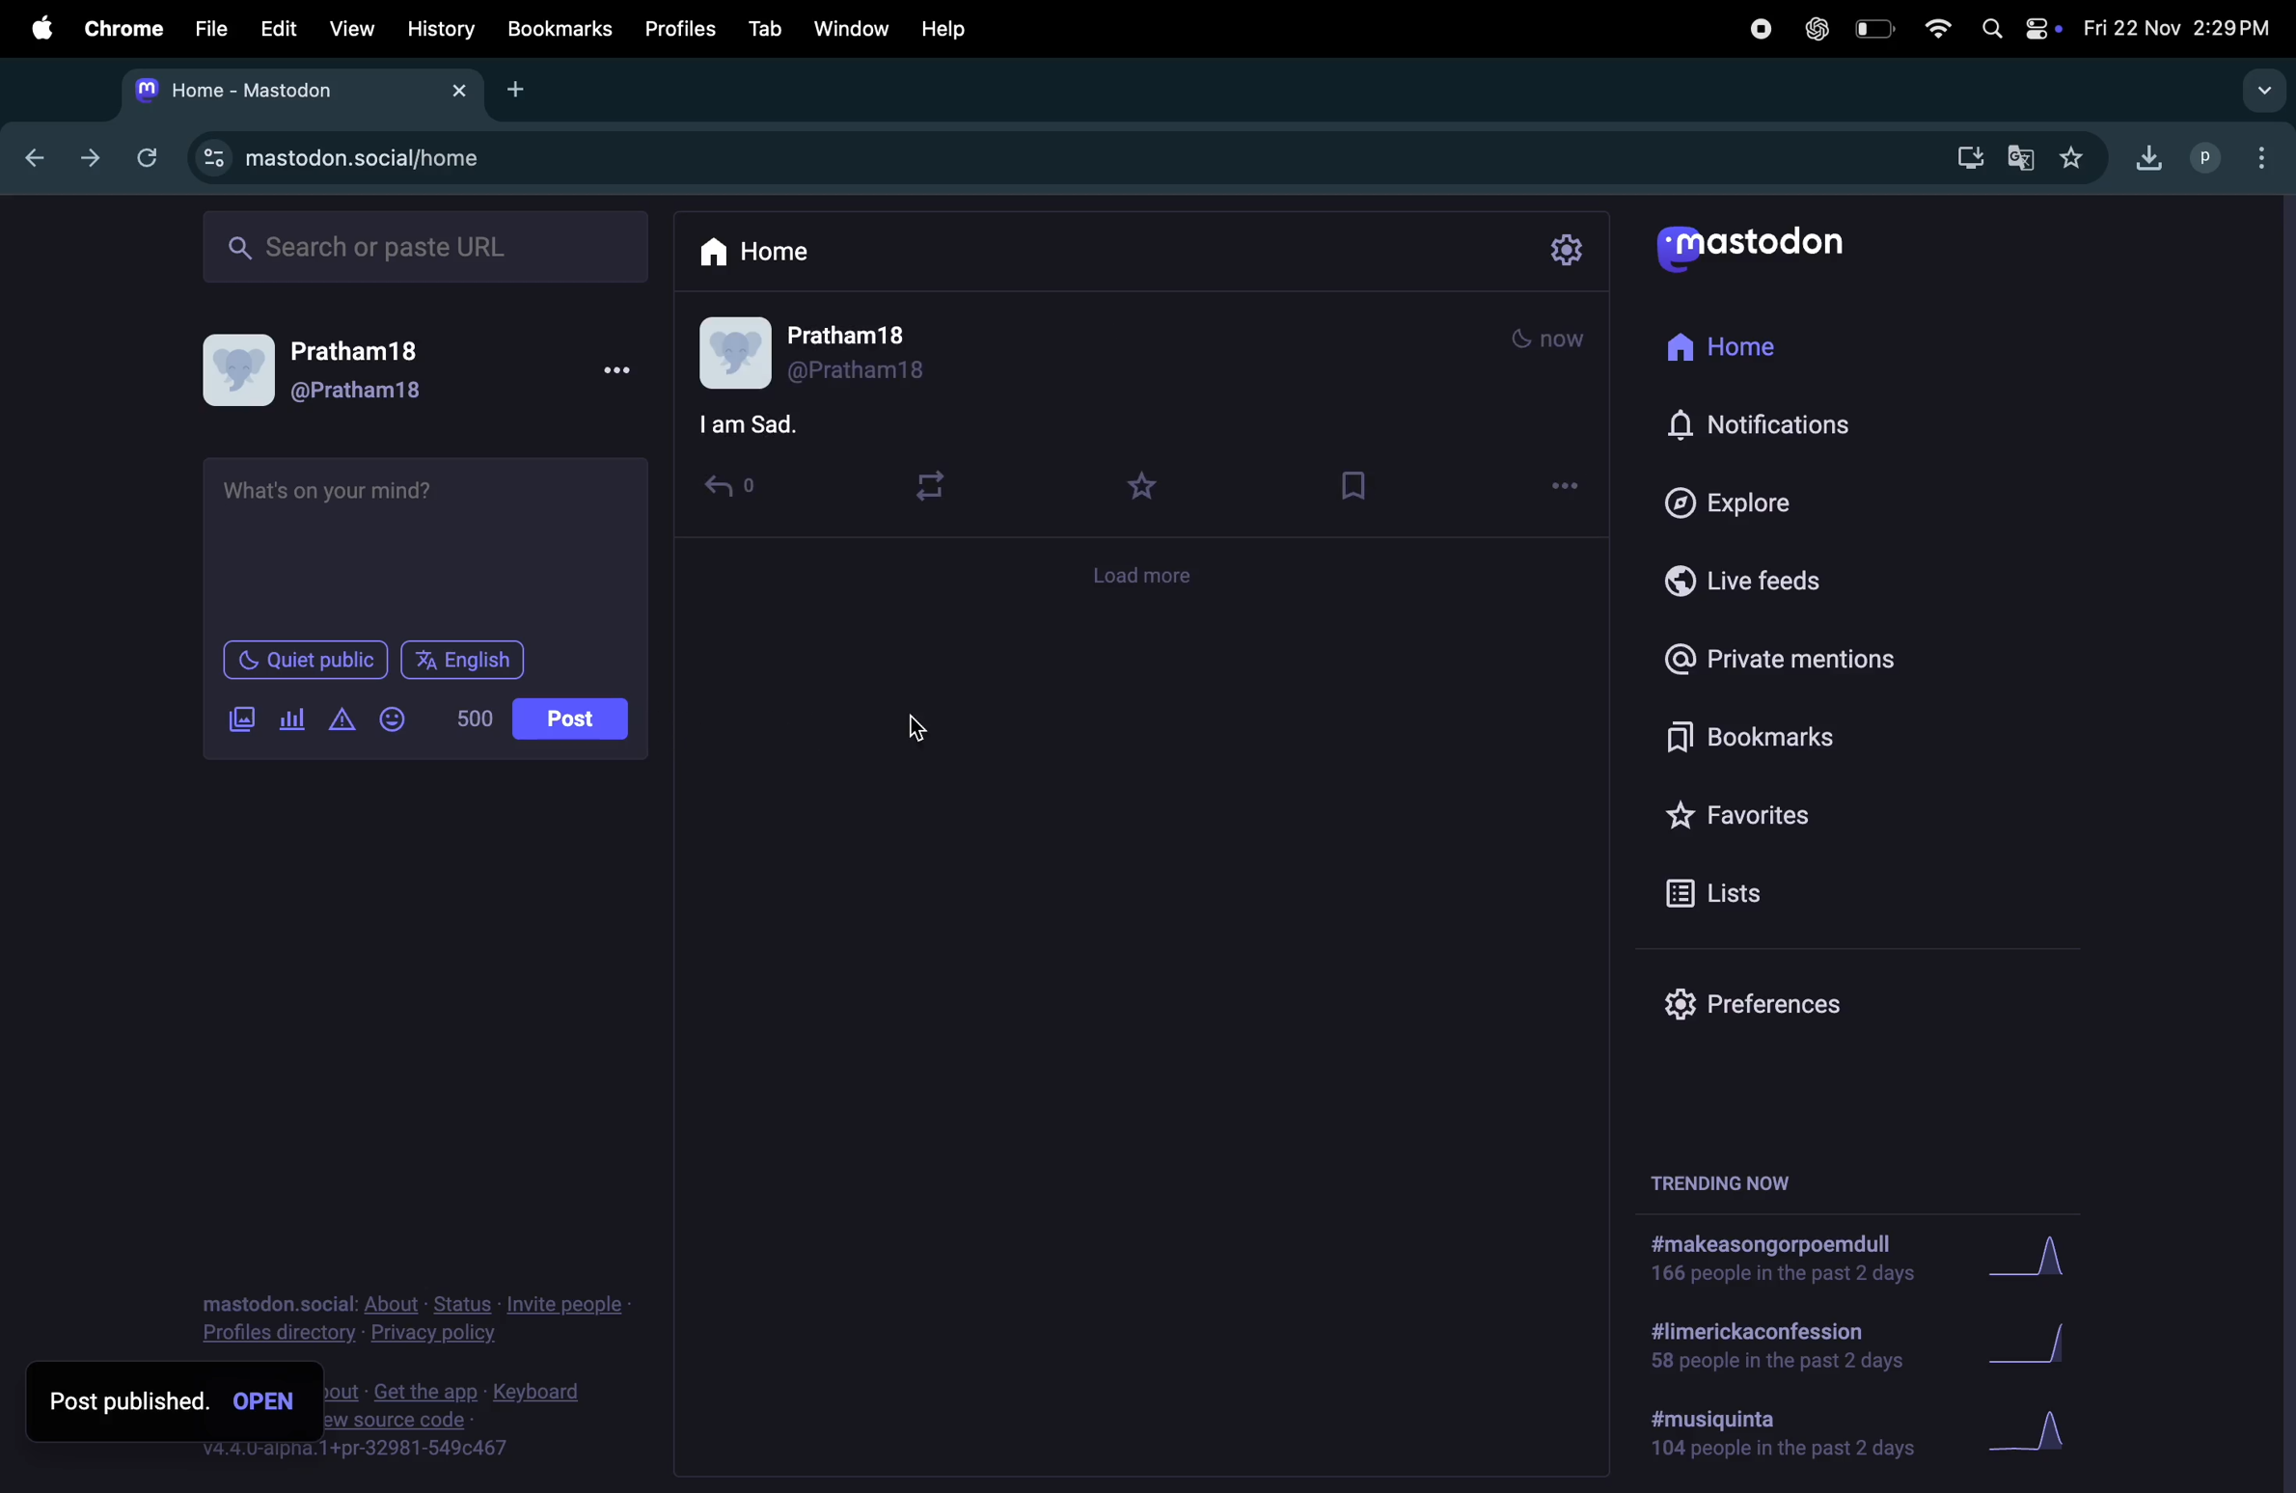  Describe the element at coordinates (2047, 1255) in the screenshot. I see `graph` at that location.